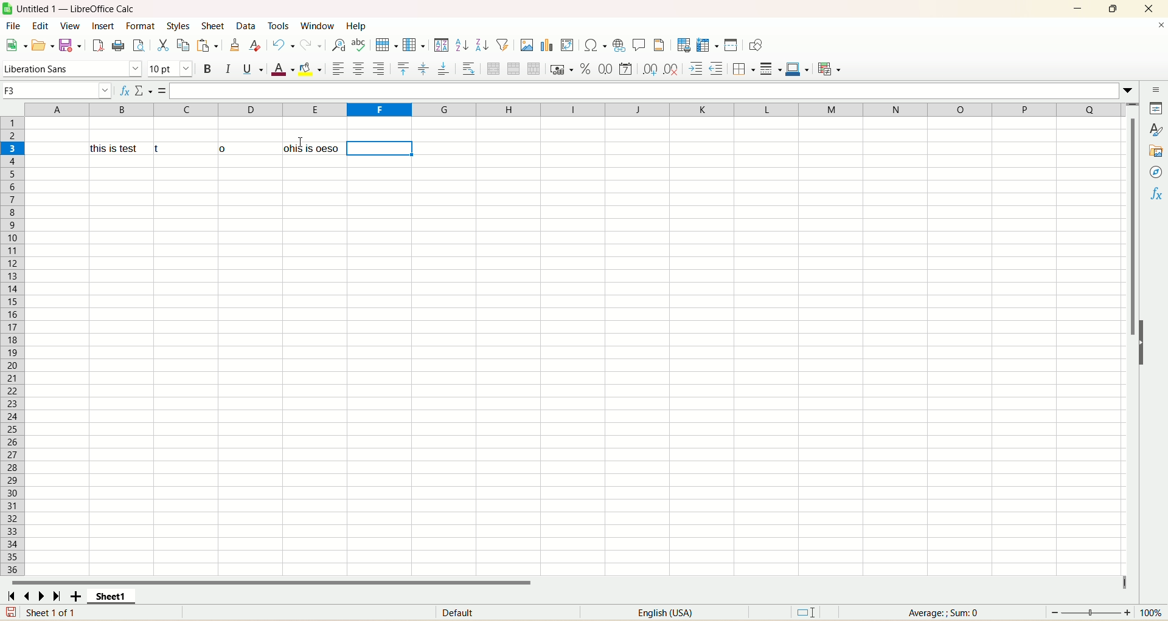 The width and height of the screenshot is (1168, 621). Describe the element at coordinates (1146, 8) in the screenshot. I see `close` at that location.